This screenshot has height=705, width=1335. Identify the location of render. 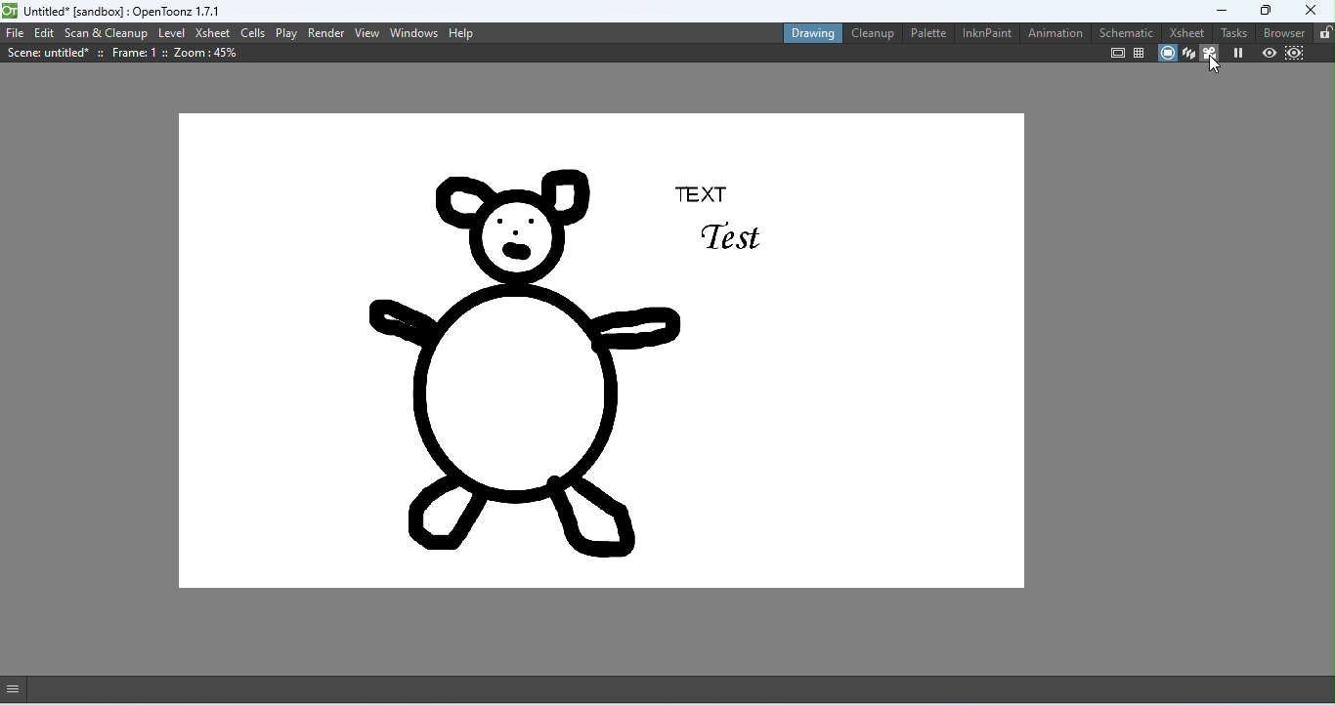
(326, 32).